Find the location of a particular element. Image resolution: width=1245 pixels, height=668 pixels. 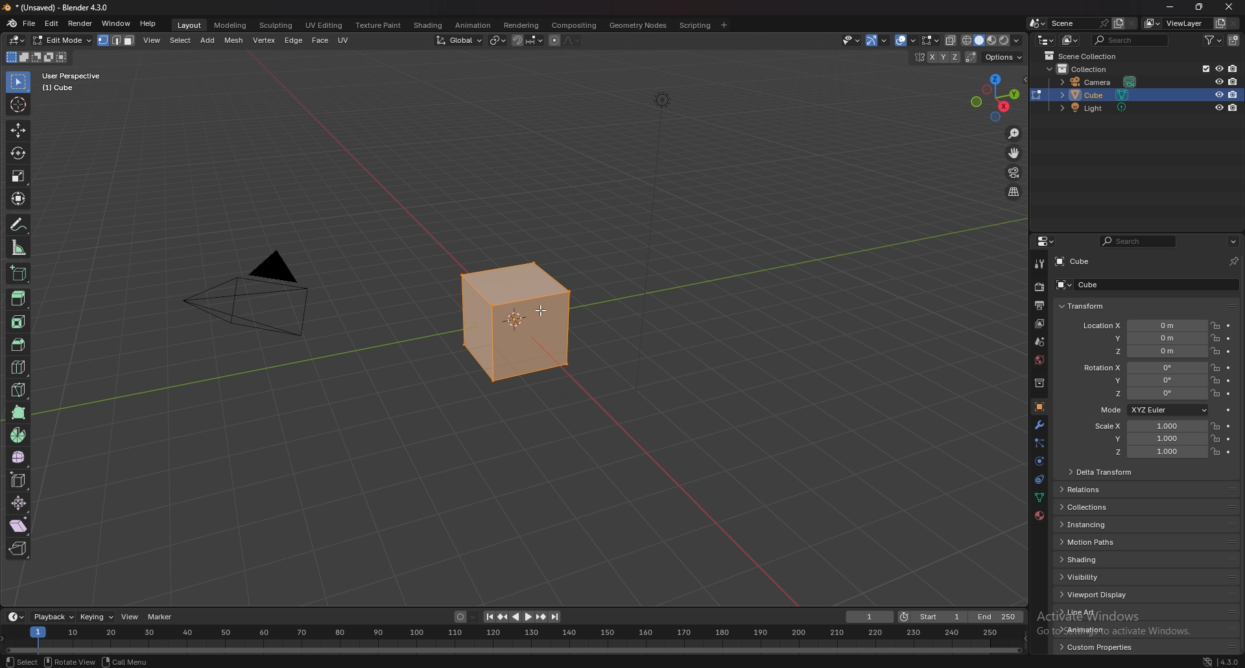

compositing is located at coordinates (576, 25).